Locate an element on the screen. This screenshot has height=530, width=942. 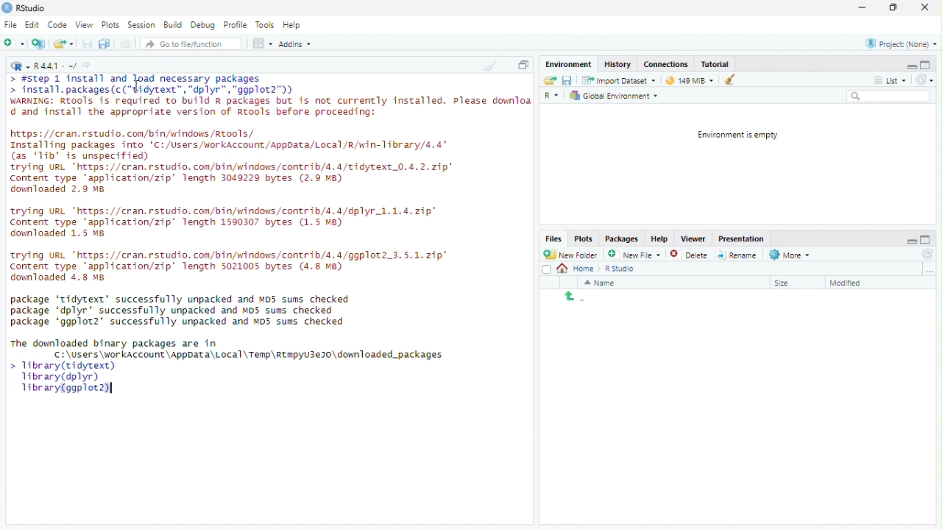
Viewer is located at coordinates (693, 239).